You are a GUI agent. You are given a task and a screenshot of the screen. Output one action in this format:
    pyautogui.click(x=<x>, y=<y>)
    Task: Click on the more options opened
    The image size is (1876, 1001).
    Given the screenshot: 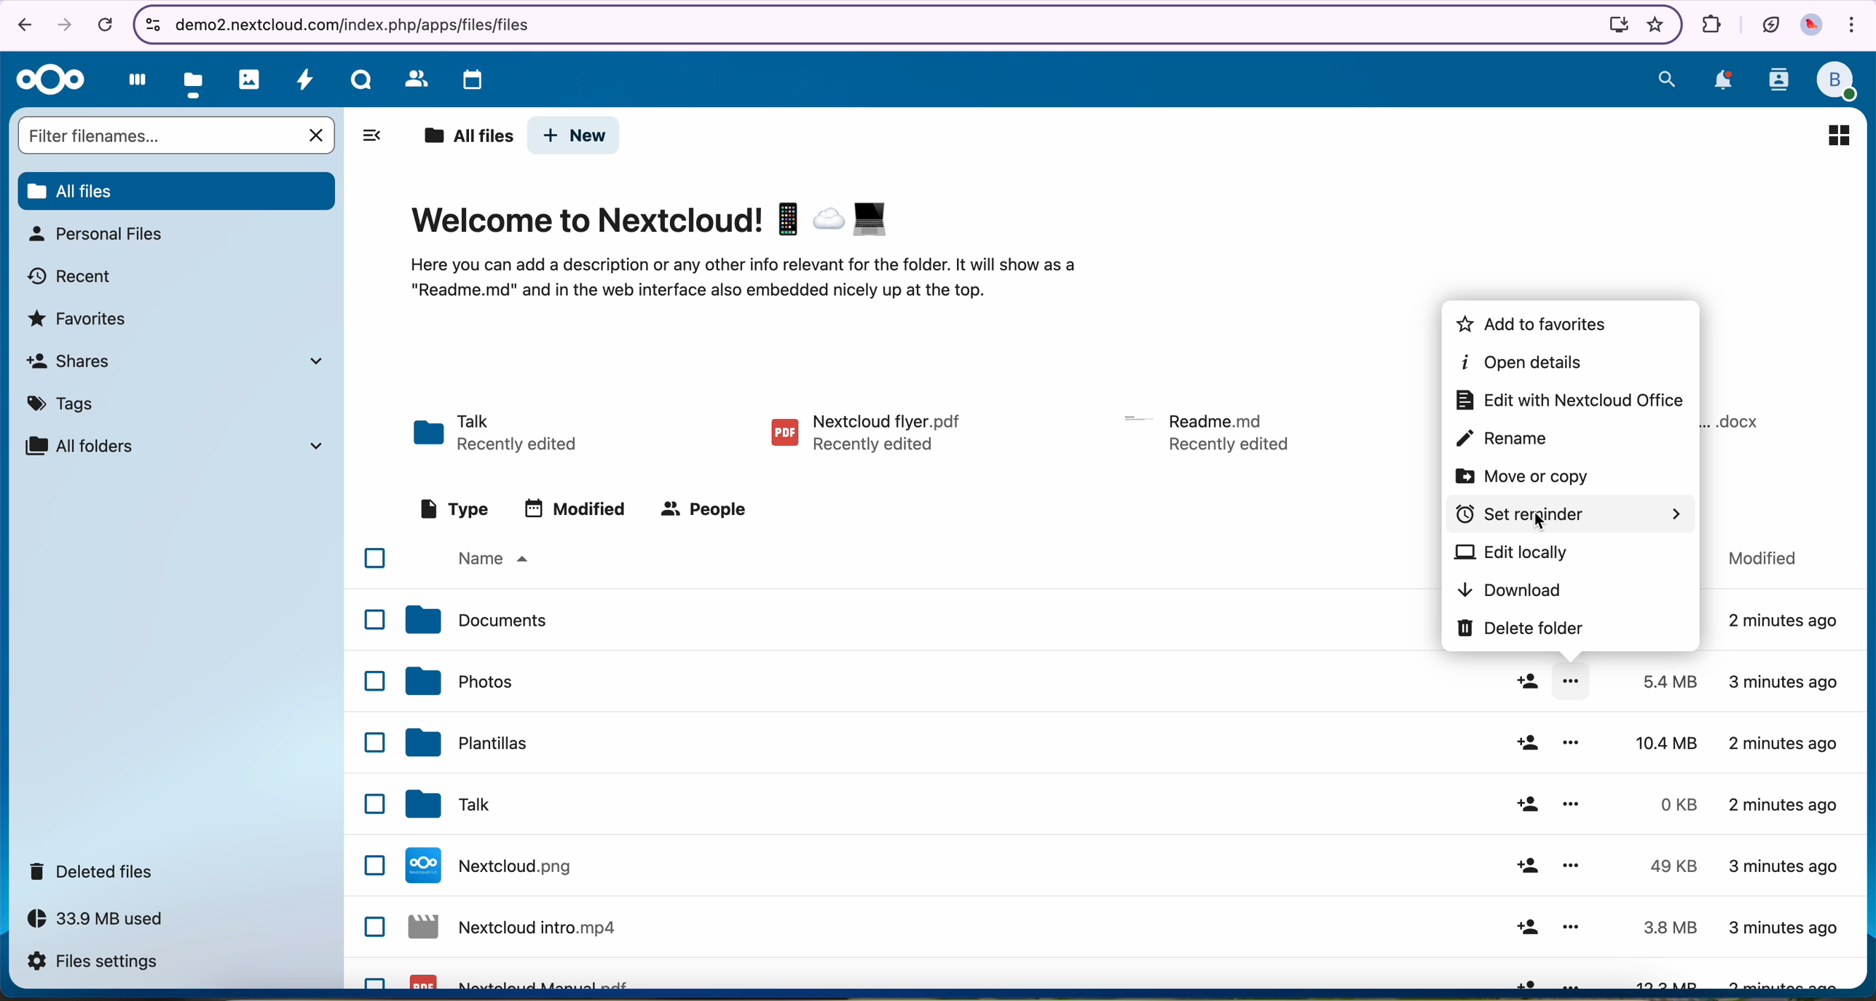 What is the action you would take?
    pyautogui.click(x=1571, y=683)
    